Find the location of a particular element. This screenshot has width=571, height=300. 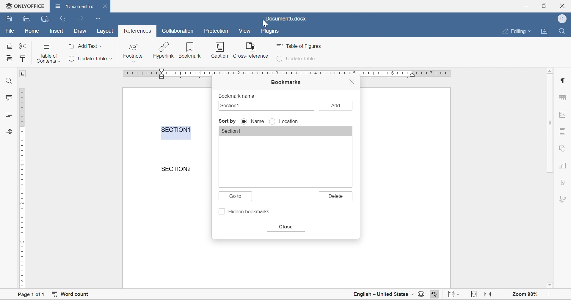

paste is located at coordinates (9, 58).